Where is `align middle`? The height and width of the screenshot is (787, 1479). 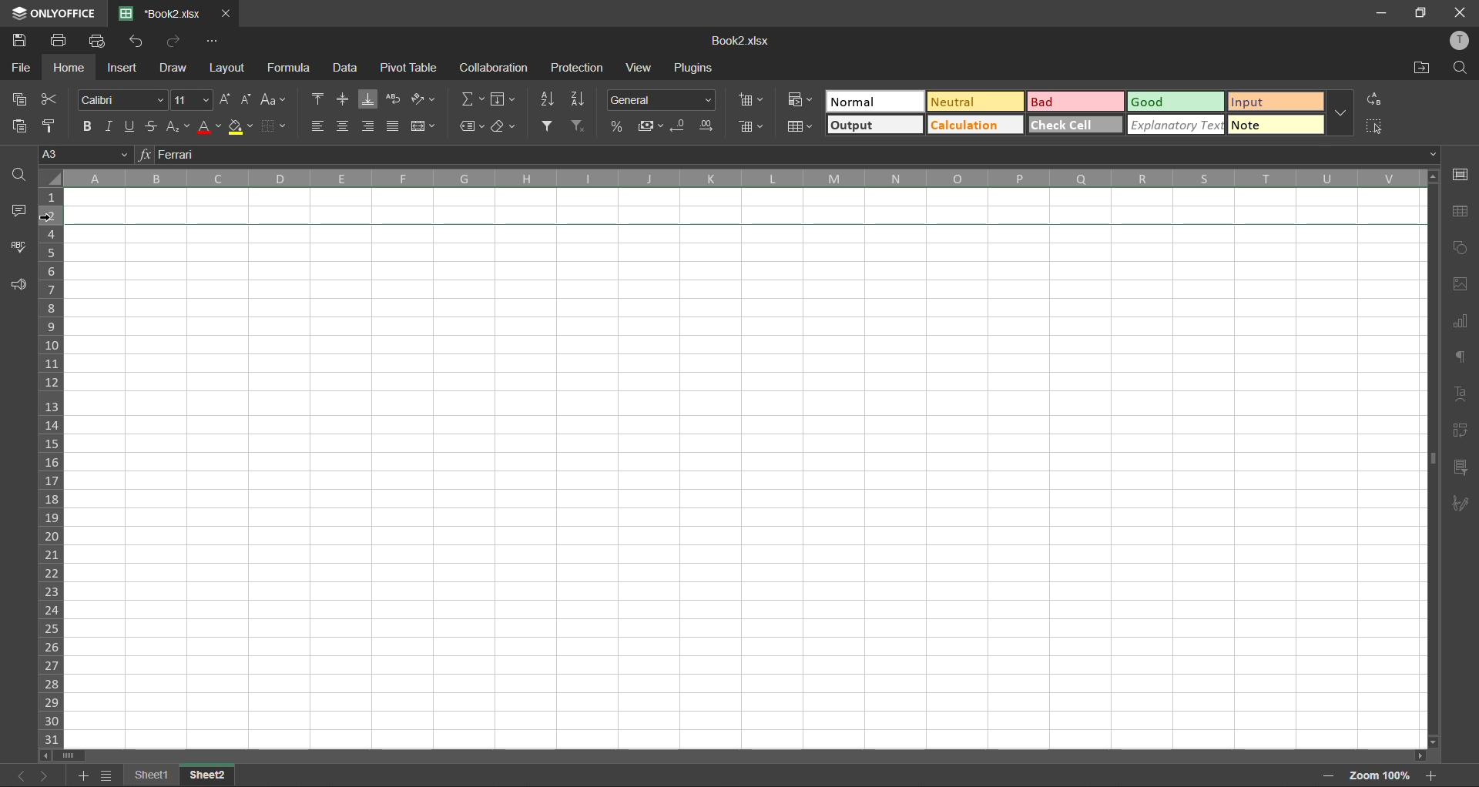
align middle is located at coordinates (344, 97).